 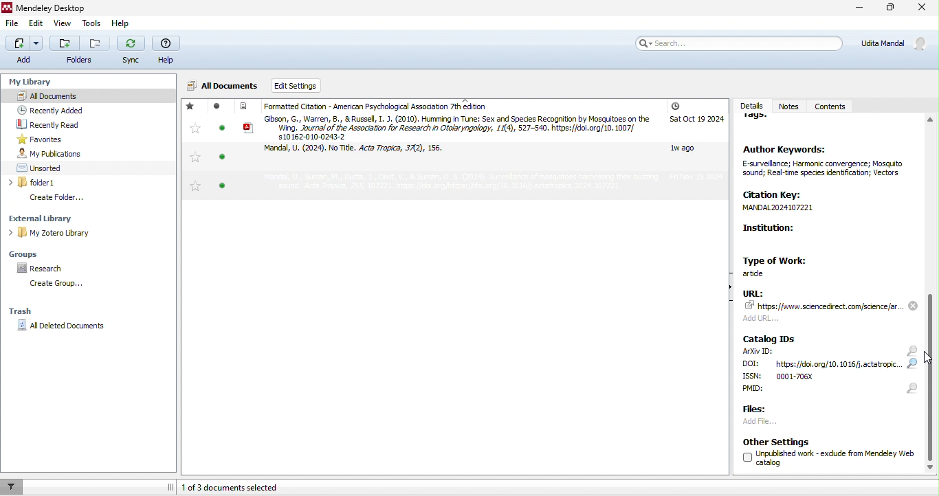 I want to click on sync, so click(x=131, y=52).